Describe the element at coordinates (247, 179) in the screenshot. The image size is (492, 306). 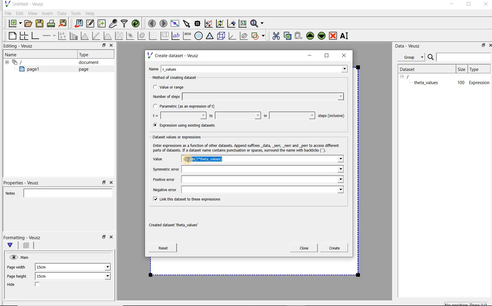
I see `Positive error` at that location.